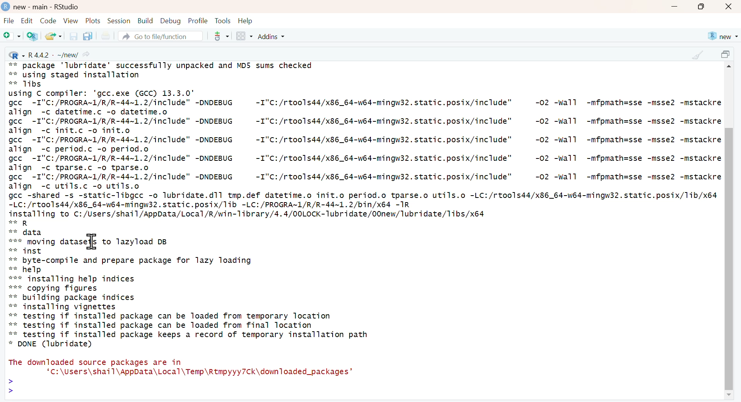 The image size is (741, 402). I want to click on The downloaded source packages are in
‘C:\Users\shail\AppData\Local\Temp\Rtmpyyy7Ck\downloaded_packages’

>

>, so click(181, 376).